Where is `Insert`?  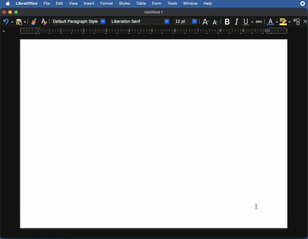
Insert is located at coordinates (89, 4).